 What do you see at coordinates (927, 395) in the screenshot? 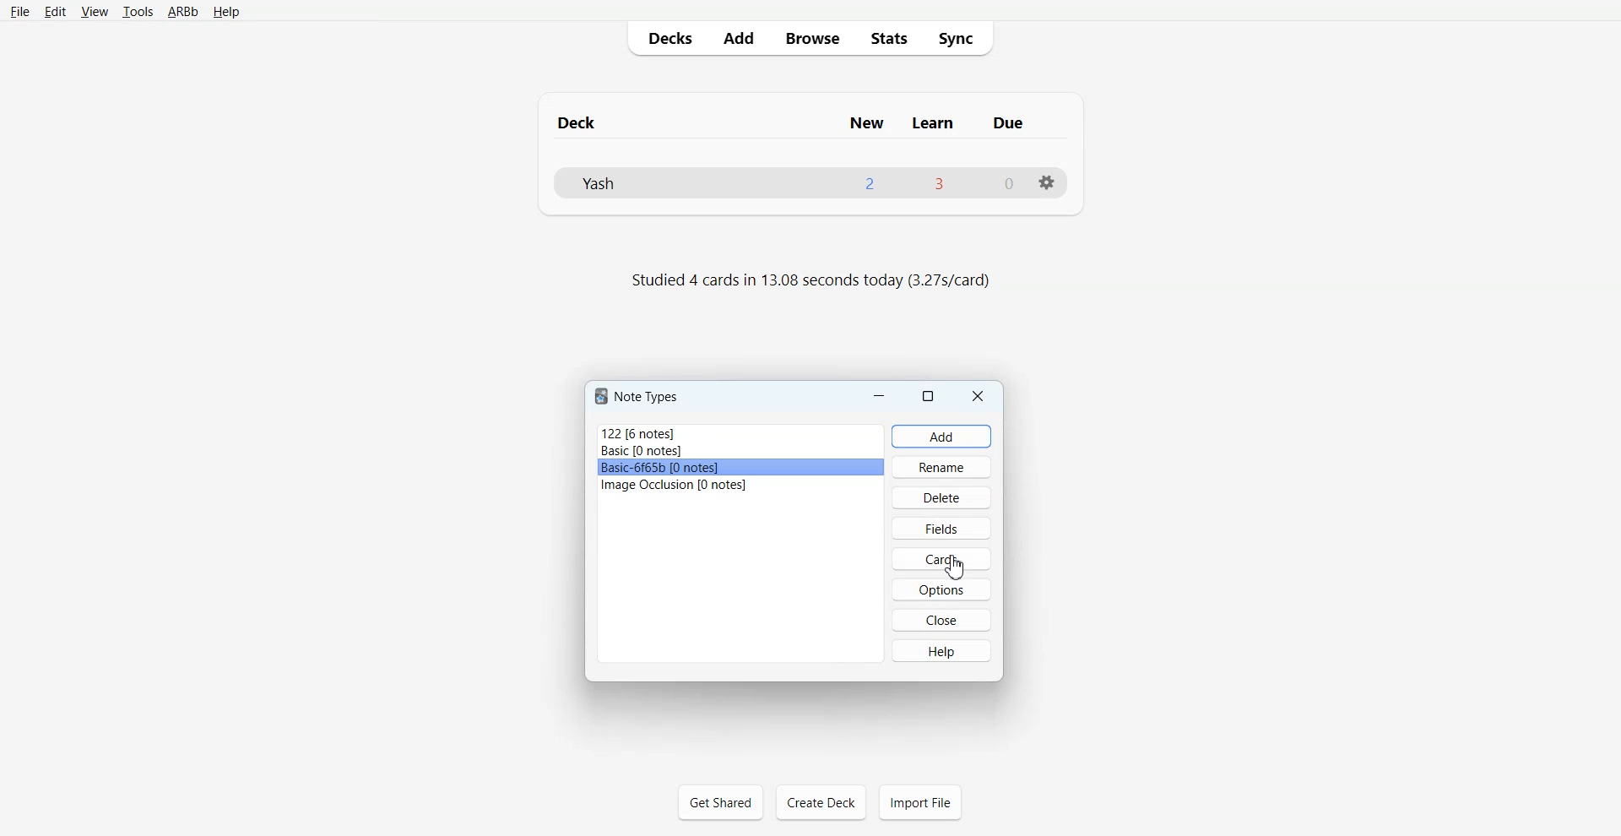
I see `Maximize` at bounding box center [927, 395].